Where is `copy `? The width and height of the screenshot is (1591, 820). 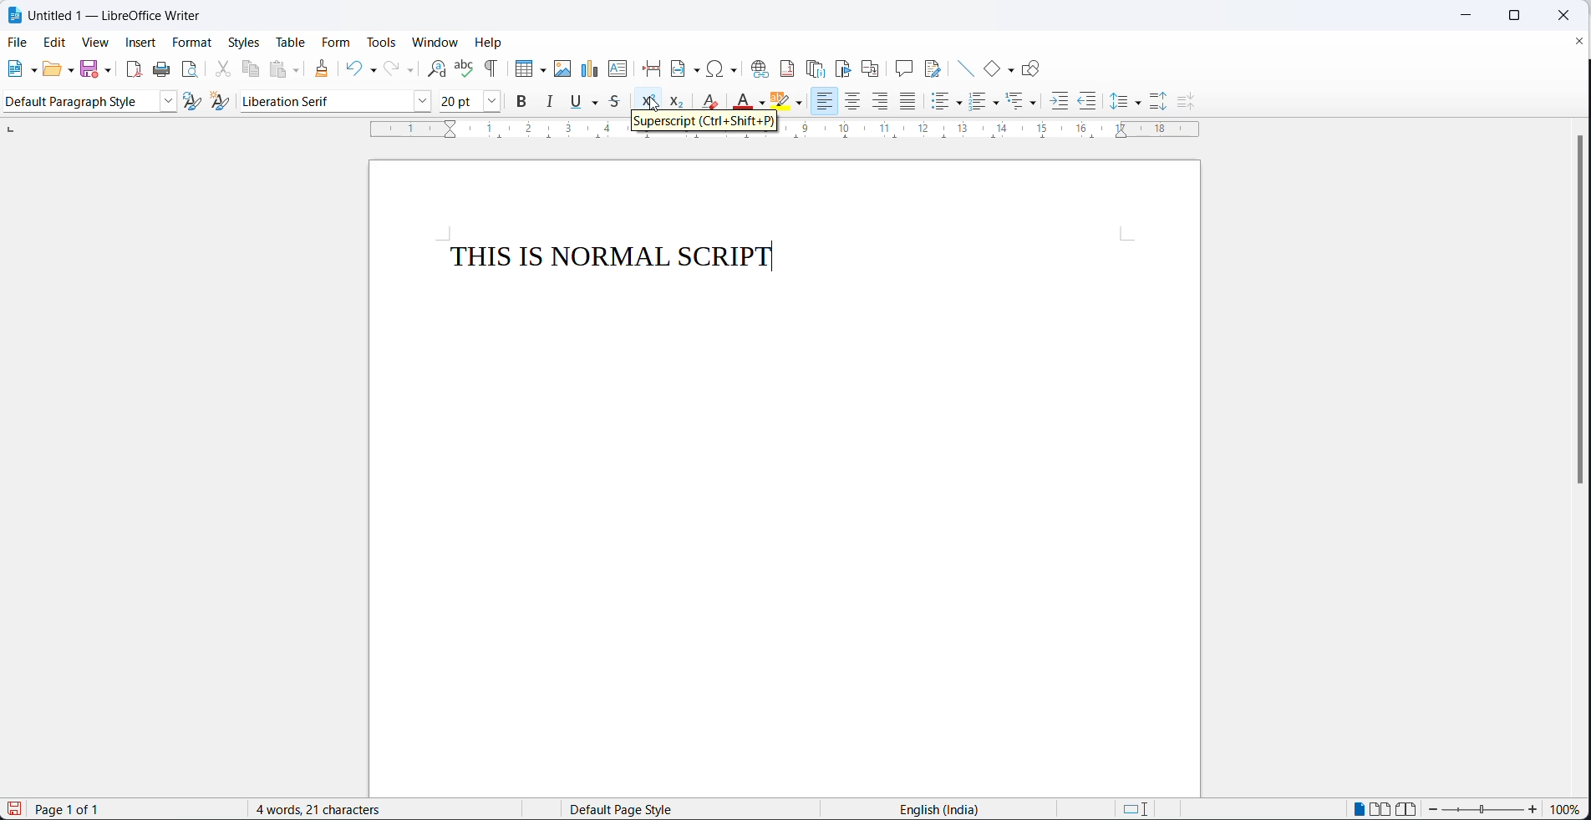 copy  is located at coordinates (252, 68).